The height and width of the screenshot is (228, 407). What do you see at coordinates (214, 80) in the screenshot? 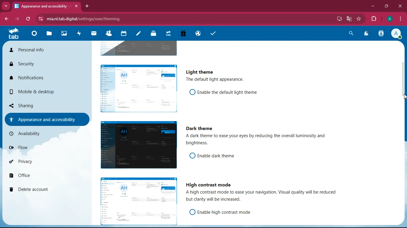
I see `description` at bounding box center [214, 80].